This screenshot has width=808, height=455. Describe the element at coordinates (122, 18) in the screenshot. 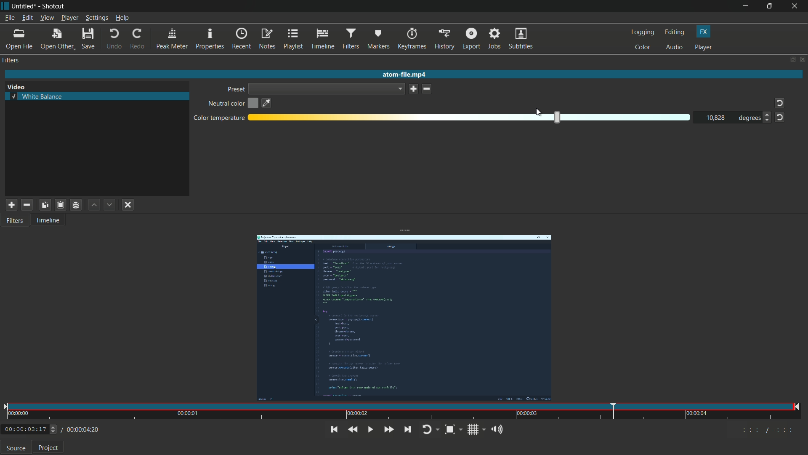

I see `help menu` at that location.